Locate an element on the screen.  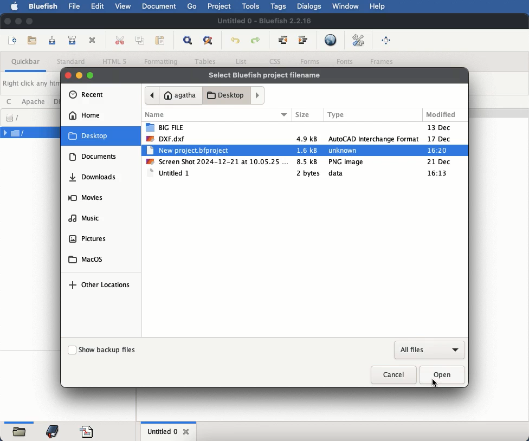
minimise is located at coordinates (79, 74).